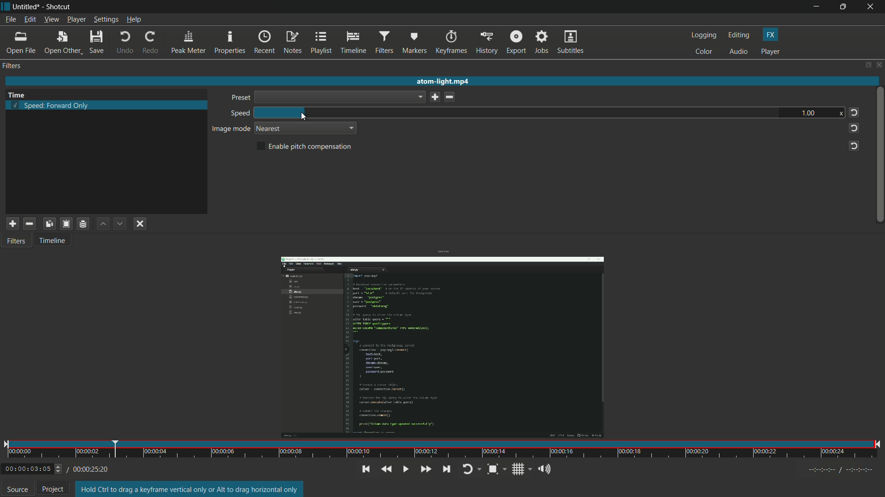 The image size is (885, 497). Describe the element at coordinates (29, 224) in the screenshot. I see `remove selected filter` at that location.